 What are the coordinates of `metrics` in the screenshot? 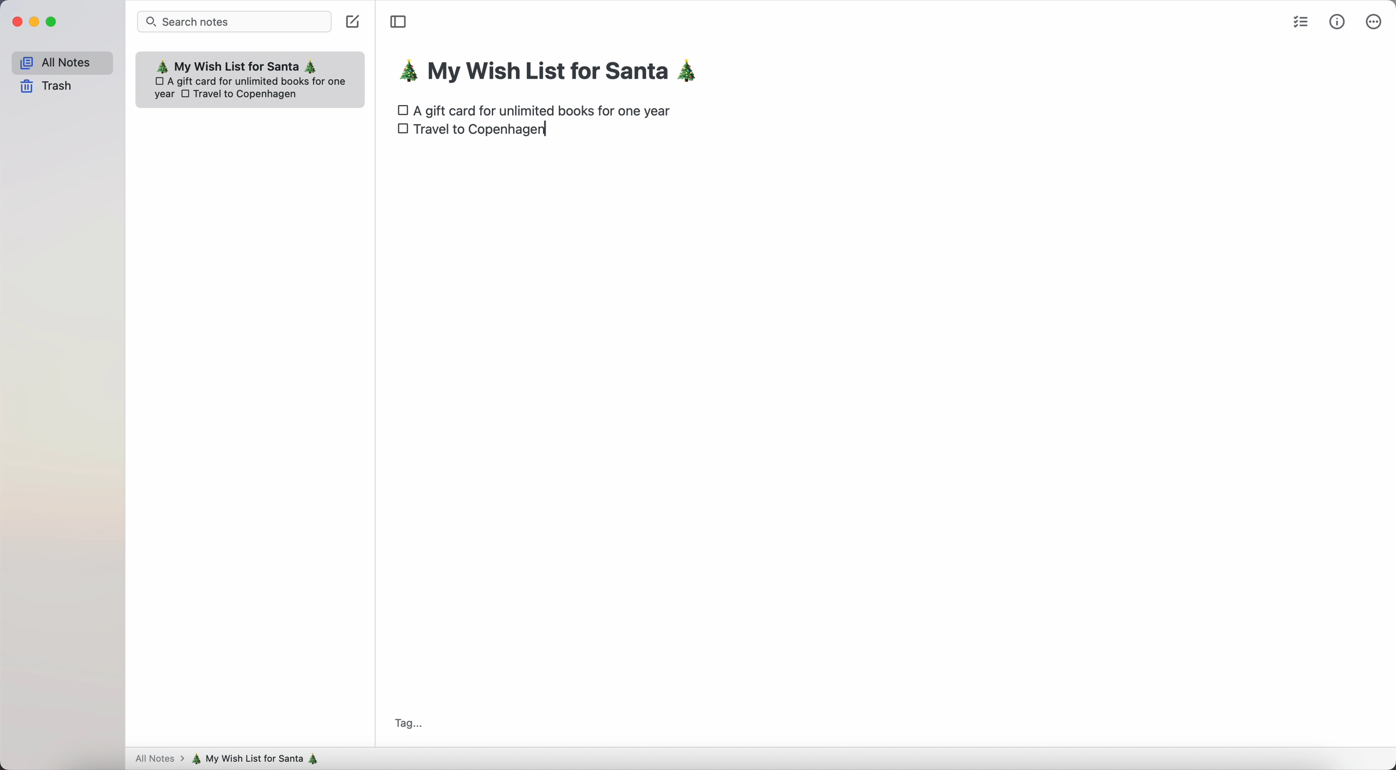 It's located at (1337, 21).